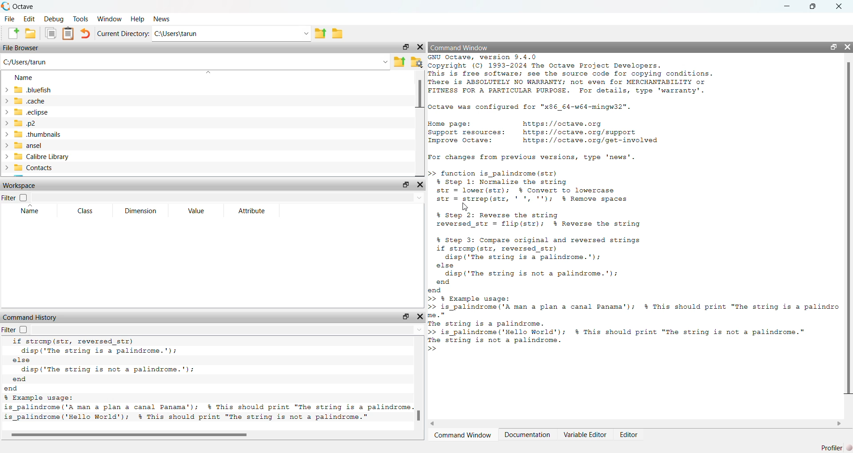 Image resolution: width=853 pixels, height=453 pixels. What do you see at coordinates (434, 349) in the screenshot?
I see `prompt cursor` at bounding box center [434, 349].